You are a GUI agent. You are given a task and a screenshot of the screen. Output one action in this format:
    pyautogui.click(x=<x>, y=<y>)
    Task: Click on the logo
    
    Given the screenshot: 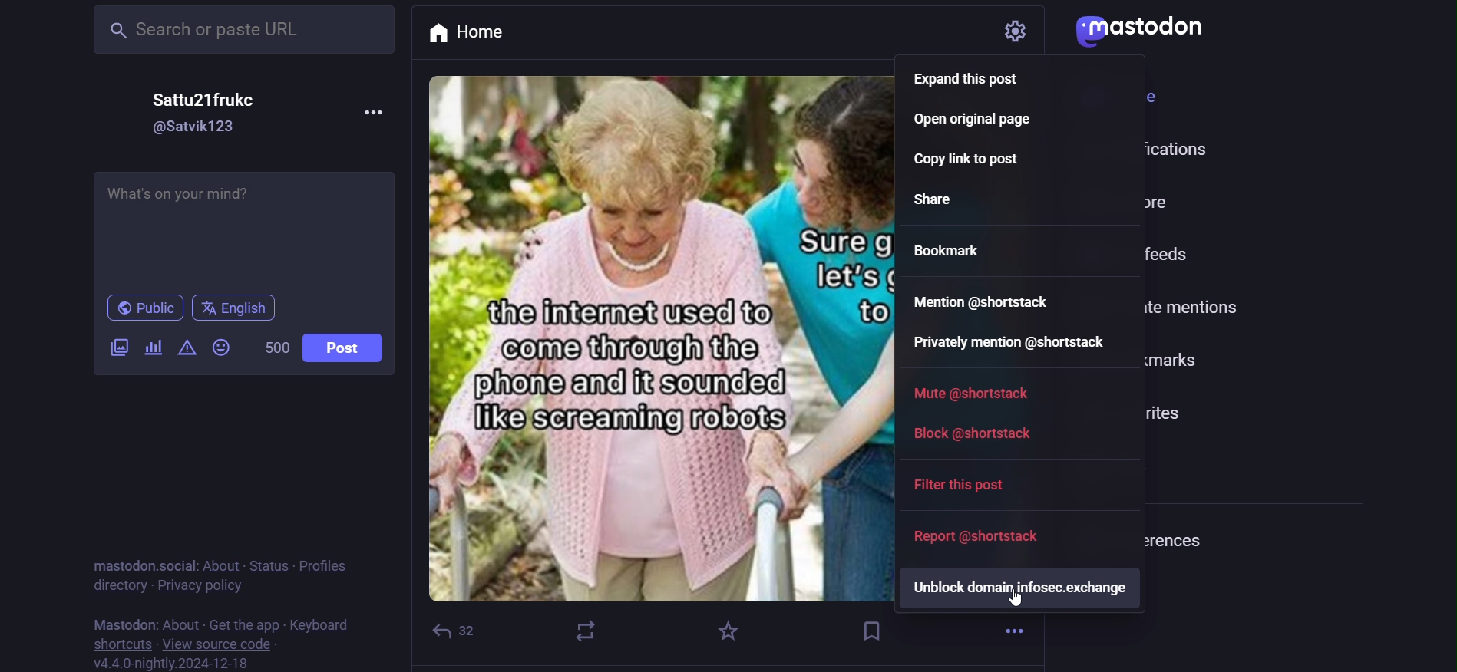 What is the action you would take?
    pyautogui.click(x=1139, y=31)
    